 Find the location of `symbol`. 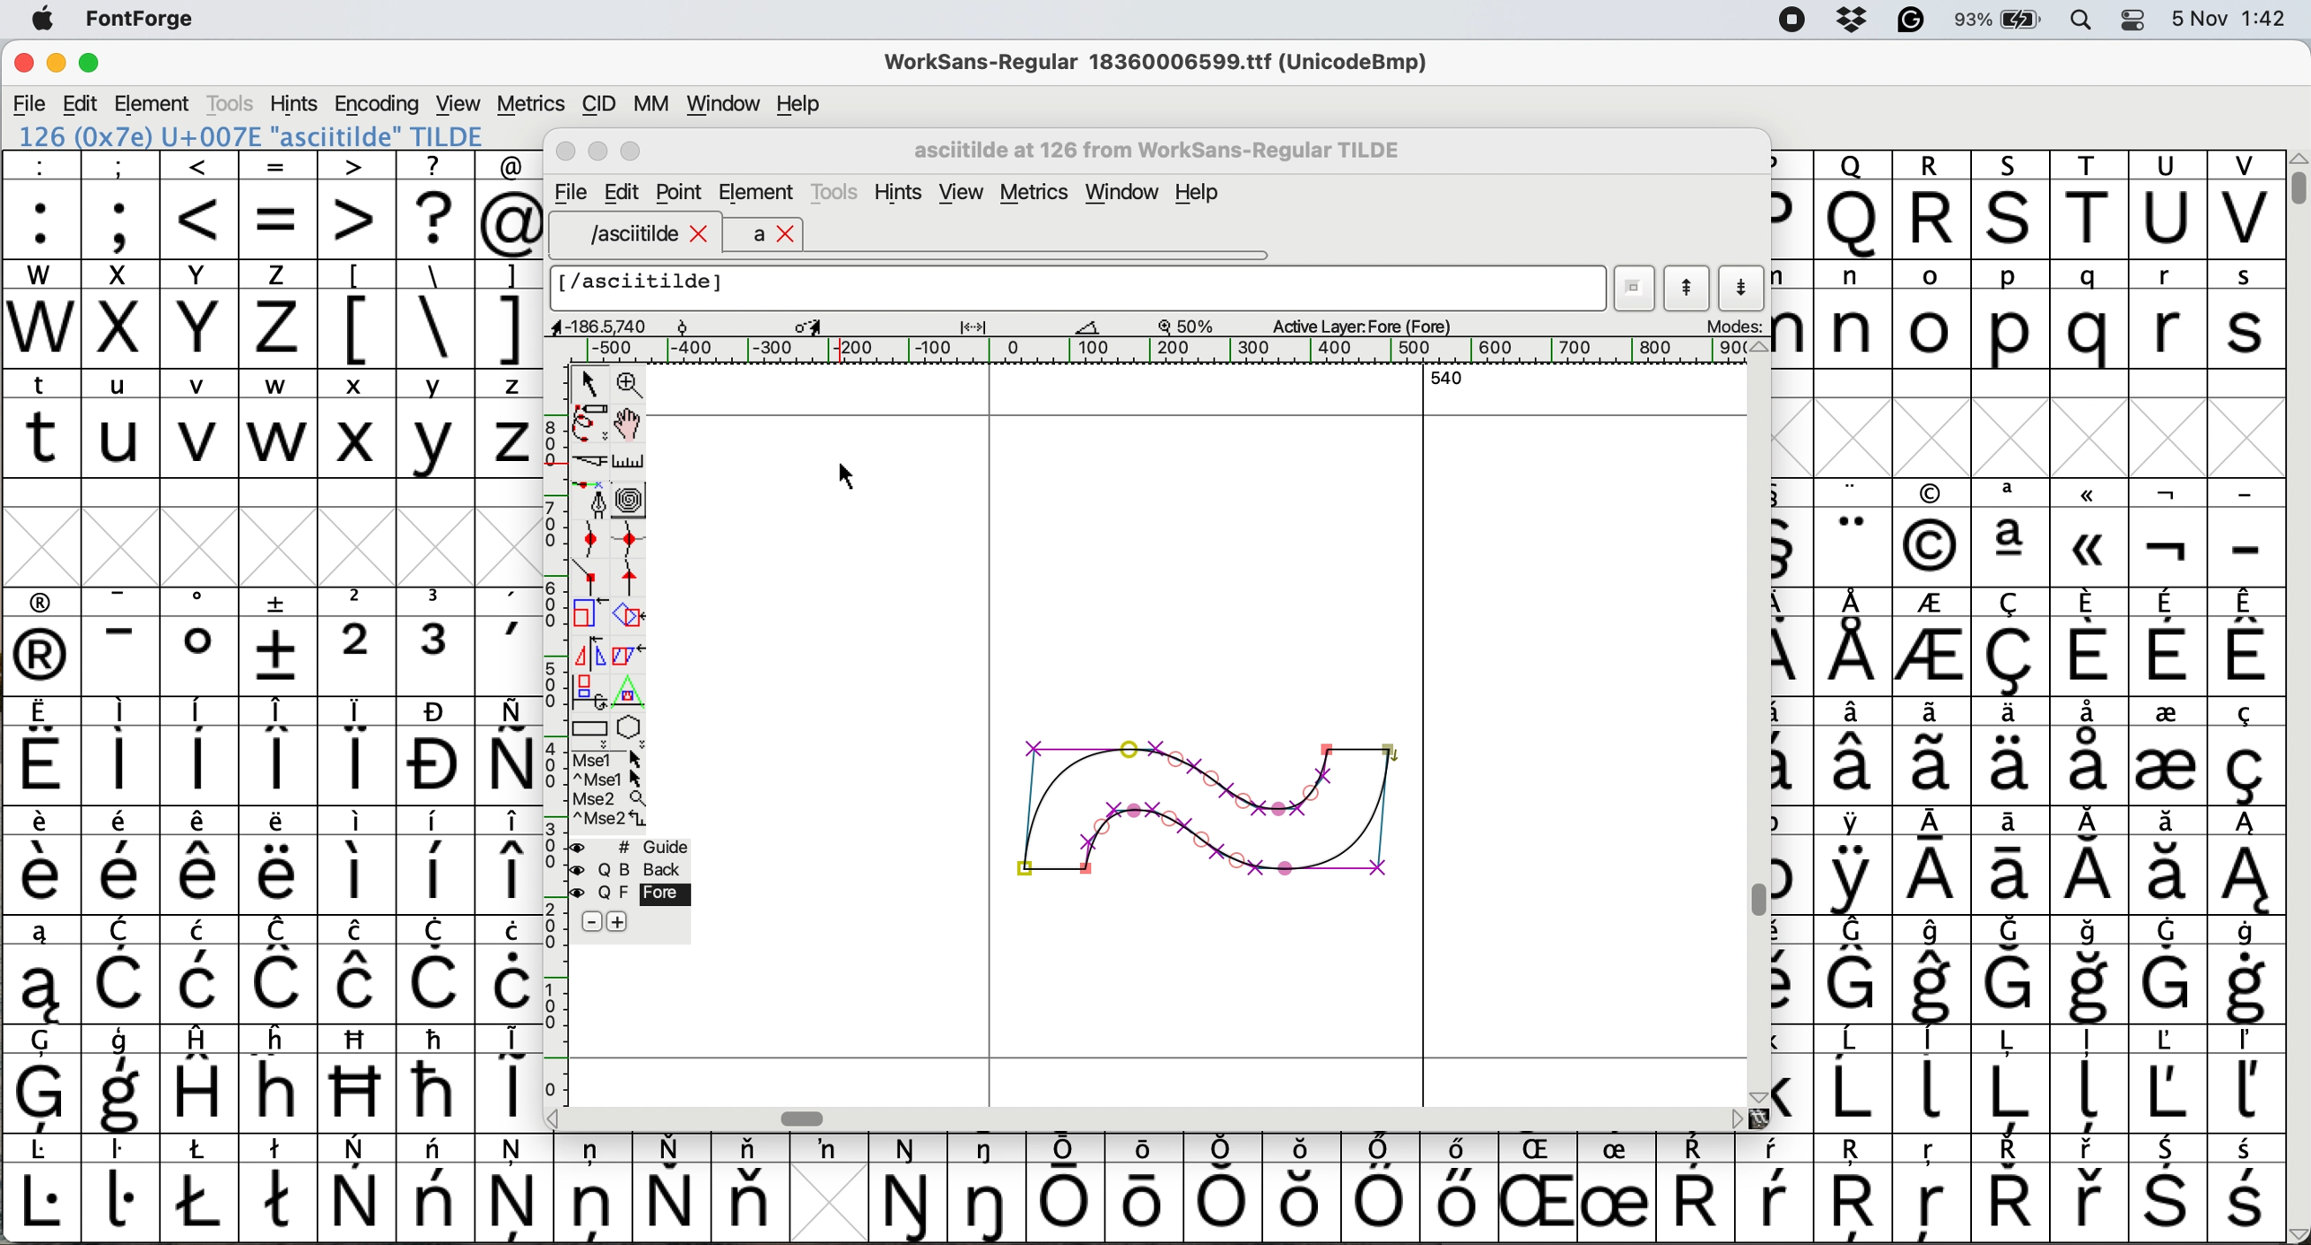

symbol is located at coordinates (200, 1188).